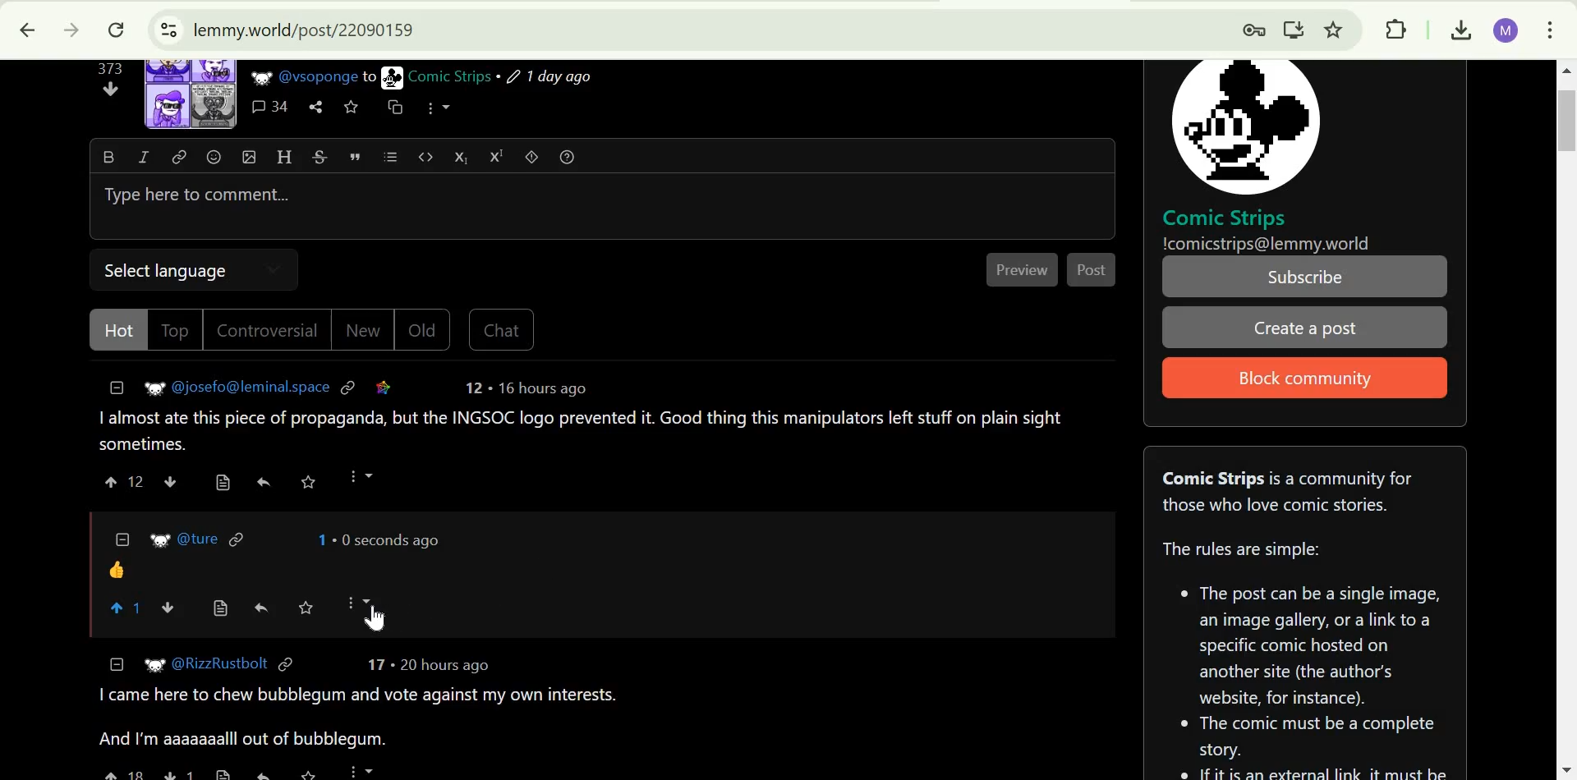  I want to click on cursor, so click(376, 620).